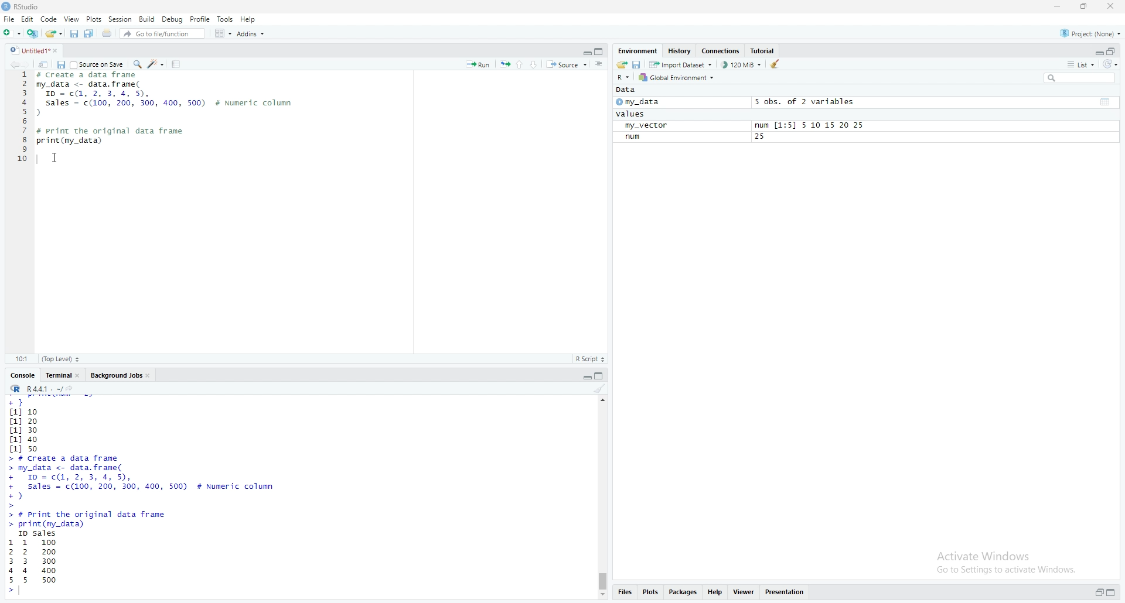  I want to click on terminal, so click(56, 376).